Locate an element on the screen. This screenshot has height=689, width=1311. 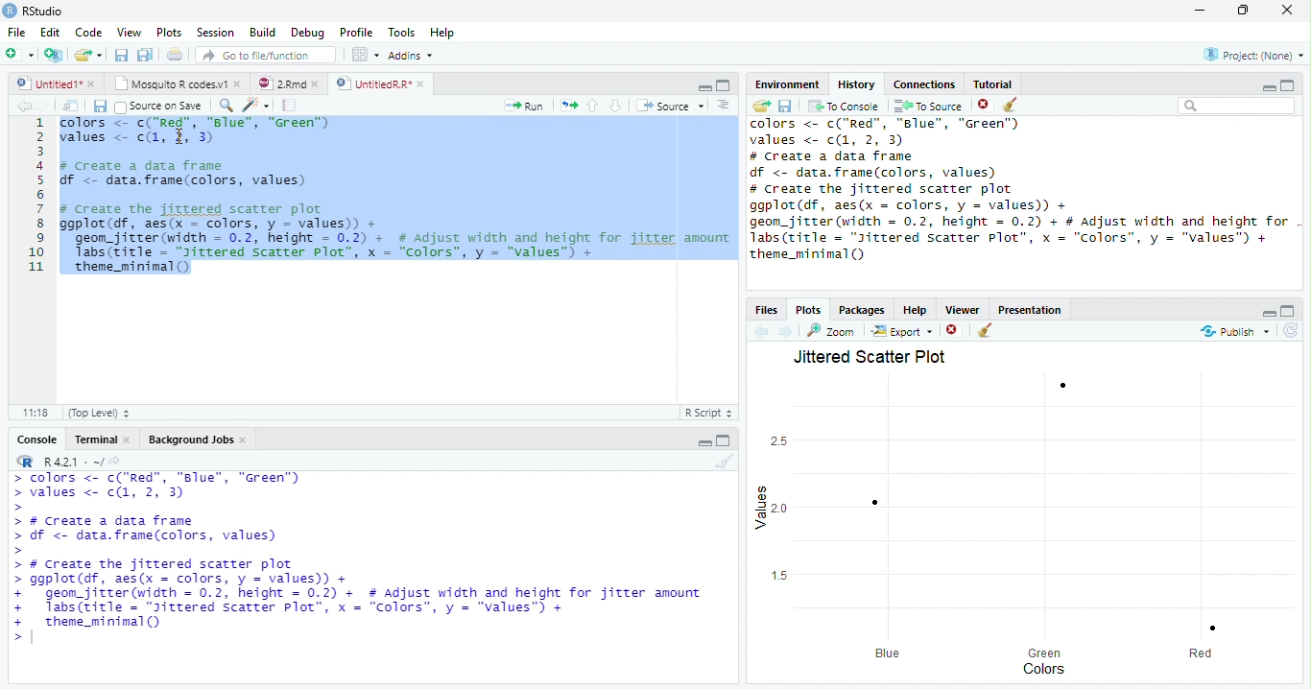
Tools is located at coordinates (401, 32).